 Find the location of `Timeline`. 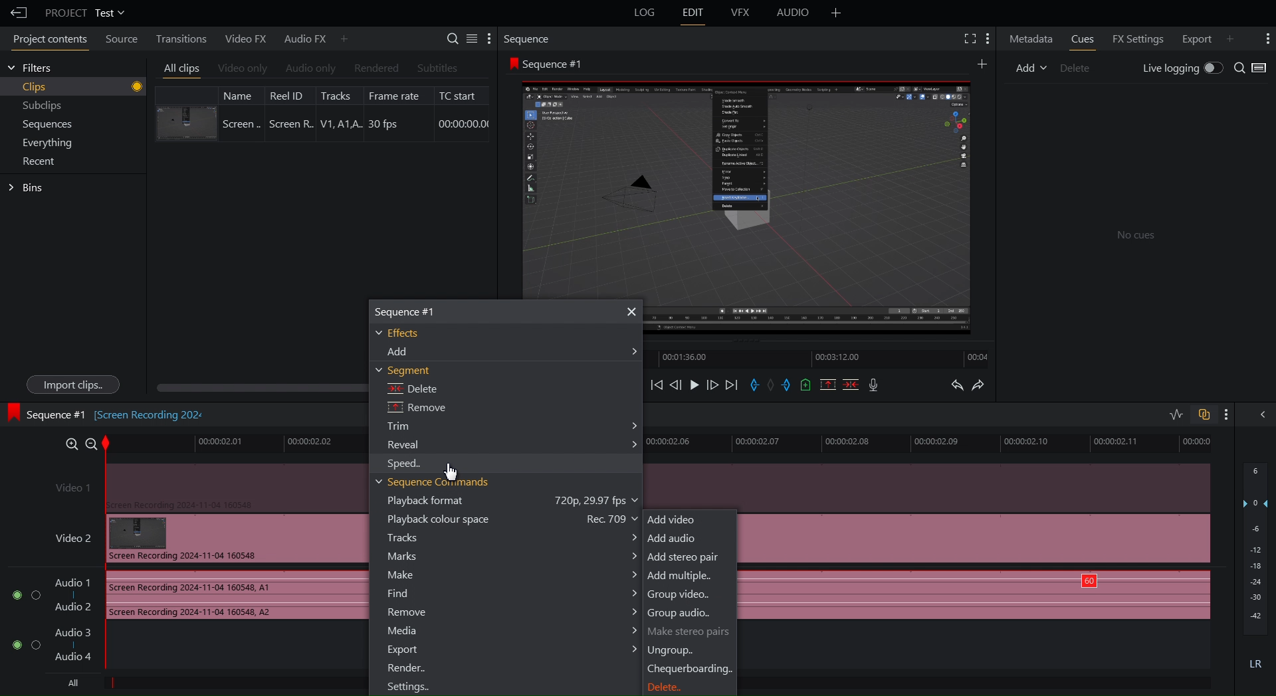

Timeline is located at coordinates (821, 356).